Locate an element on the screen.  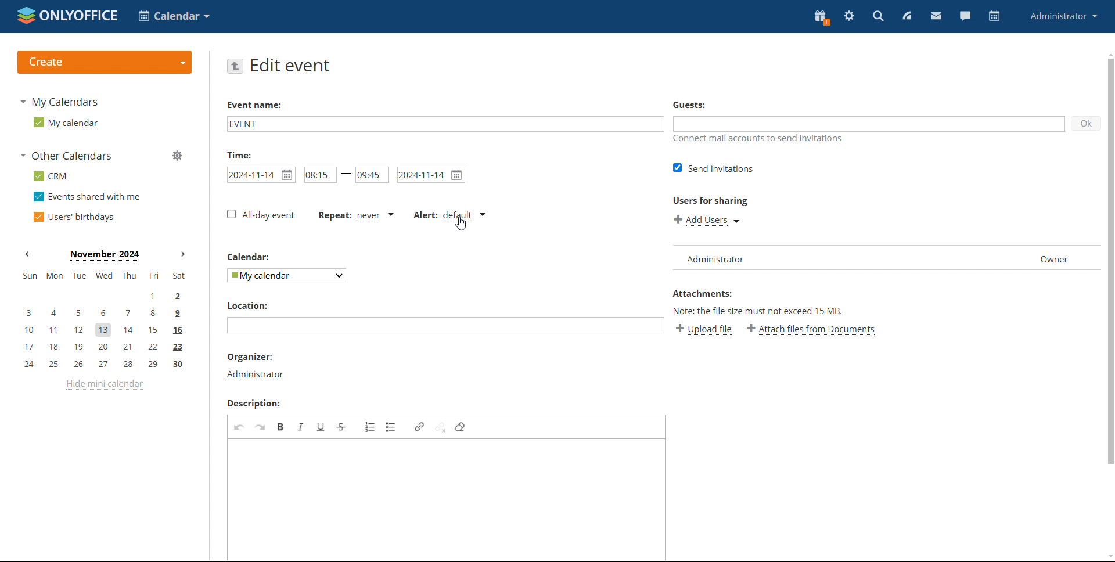
link is located at coordinates (419, 427).